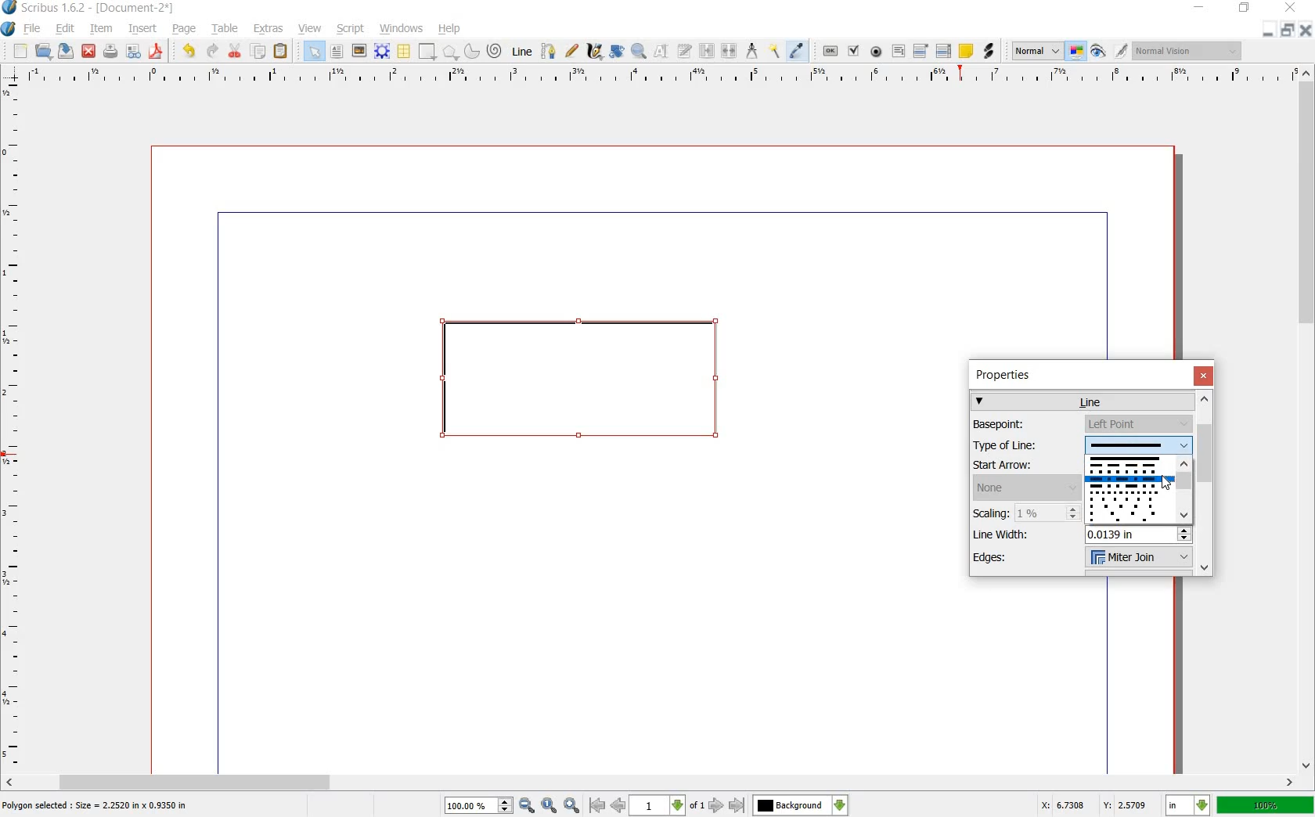 Image resolution: width=1315 pixels, height=817 pixels. Describe the element at coordinates (427, 51) in the screenshot. I see `SHAPE` at that location.